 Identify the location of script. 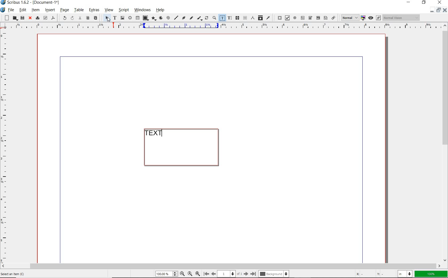
(123, 10).